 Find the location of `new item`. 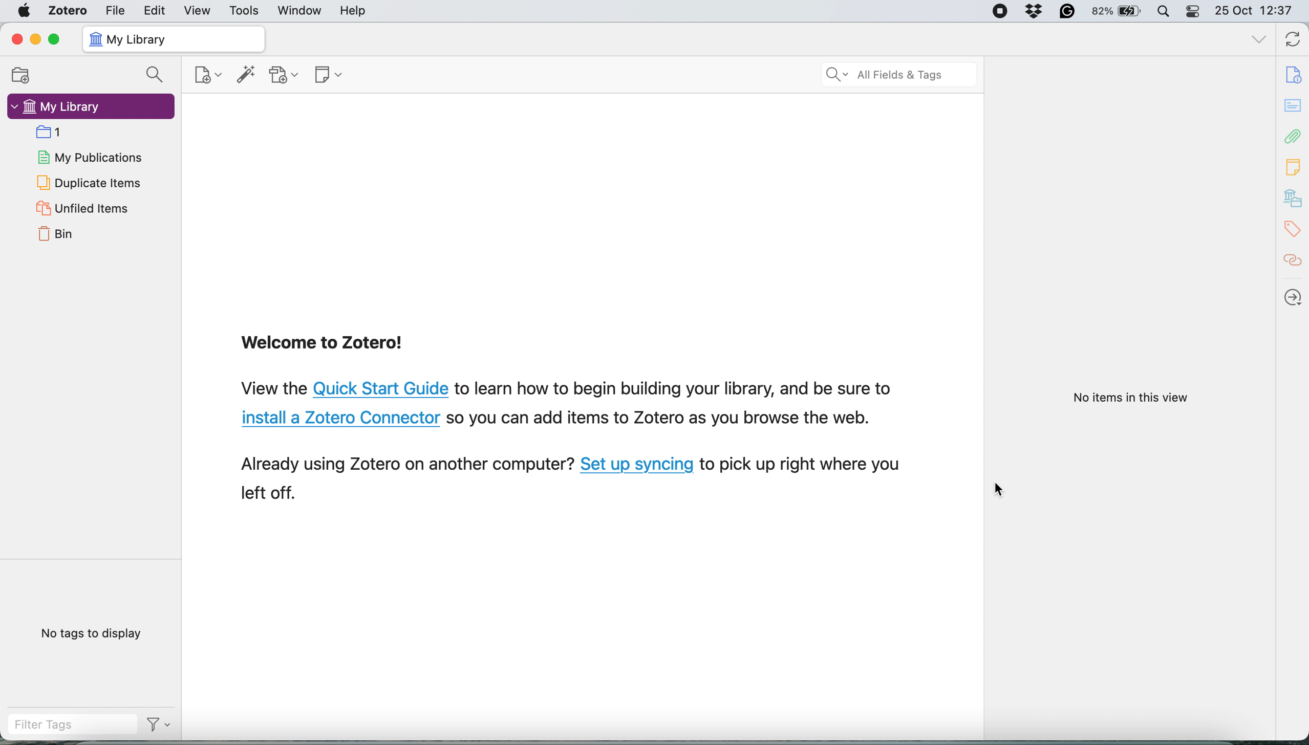

new item is located at coordinates (208, 75).